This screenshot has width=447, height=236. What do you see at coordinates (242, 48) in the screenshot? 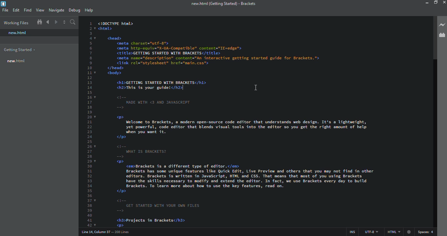
I see `test code` at bounding box center [242, 48].